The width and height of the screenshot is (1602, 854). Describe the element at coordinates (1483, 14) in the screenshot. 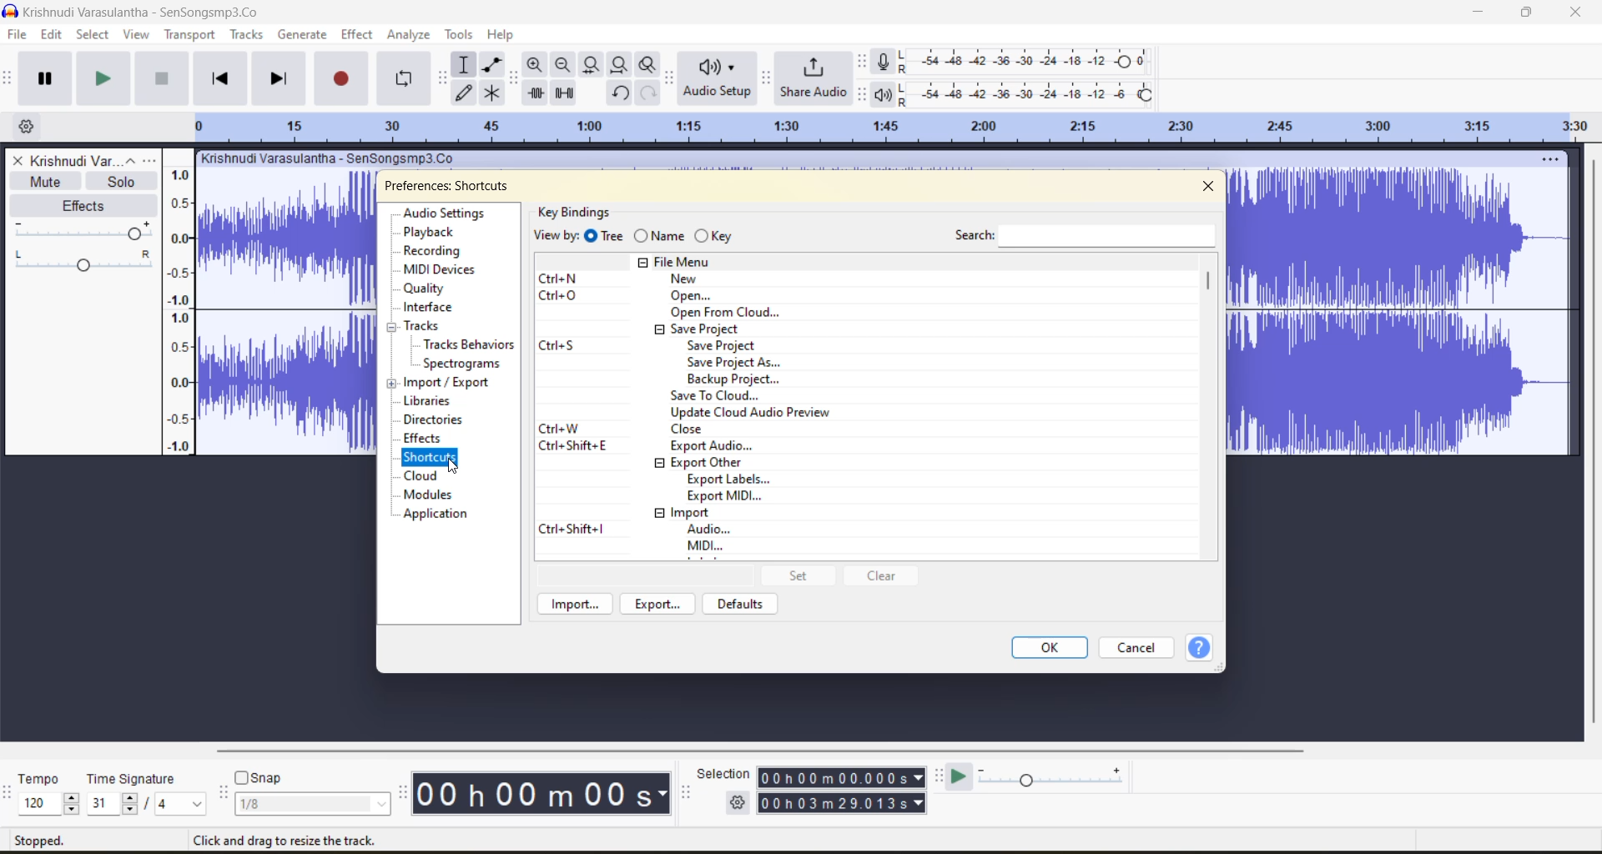

I see `minimize` at that location.